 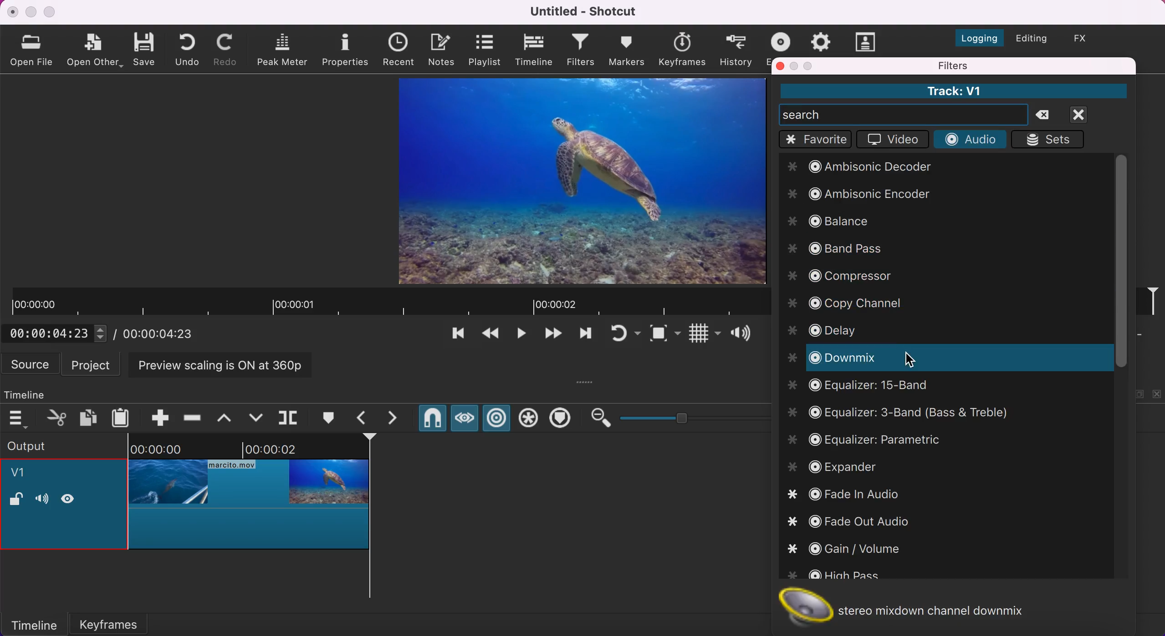 I want to click on lock, so click(x=16, y=500).